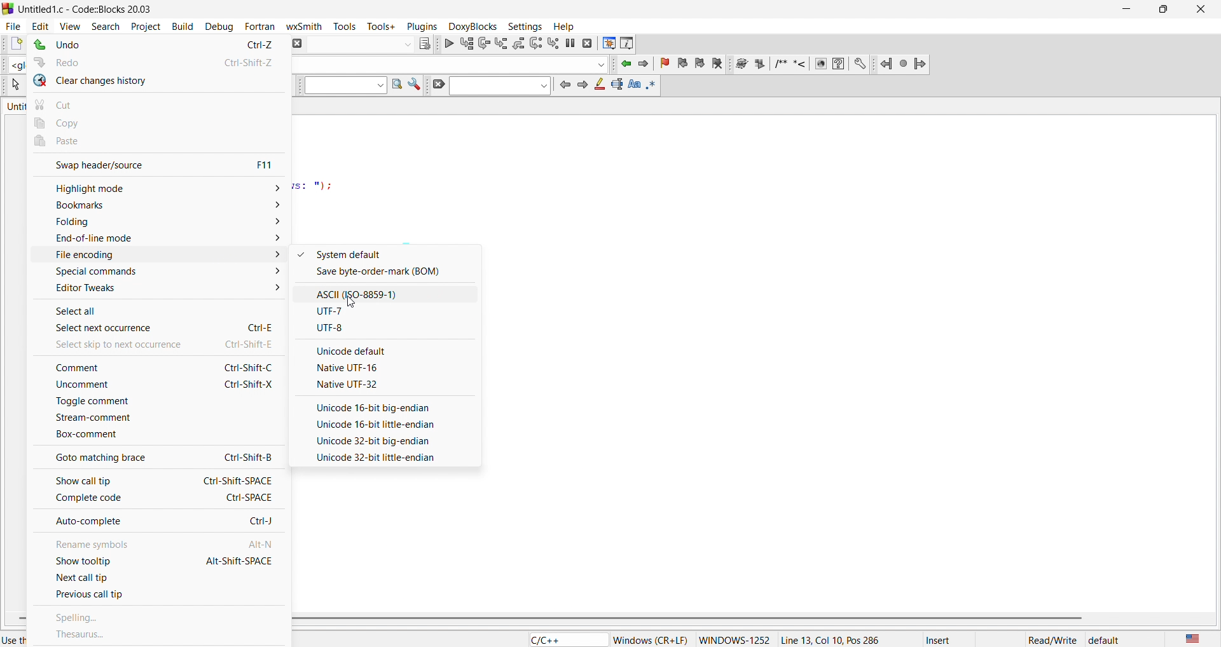  What do you see at coordinates (41, 25) in the screenshot?
I see `edit` at bounding box center [41, 25].